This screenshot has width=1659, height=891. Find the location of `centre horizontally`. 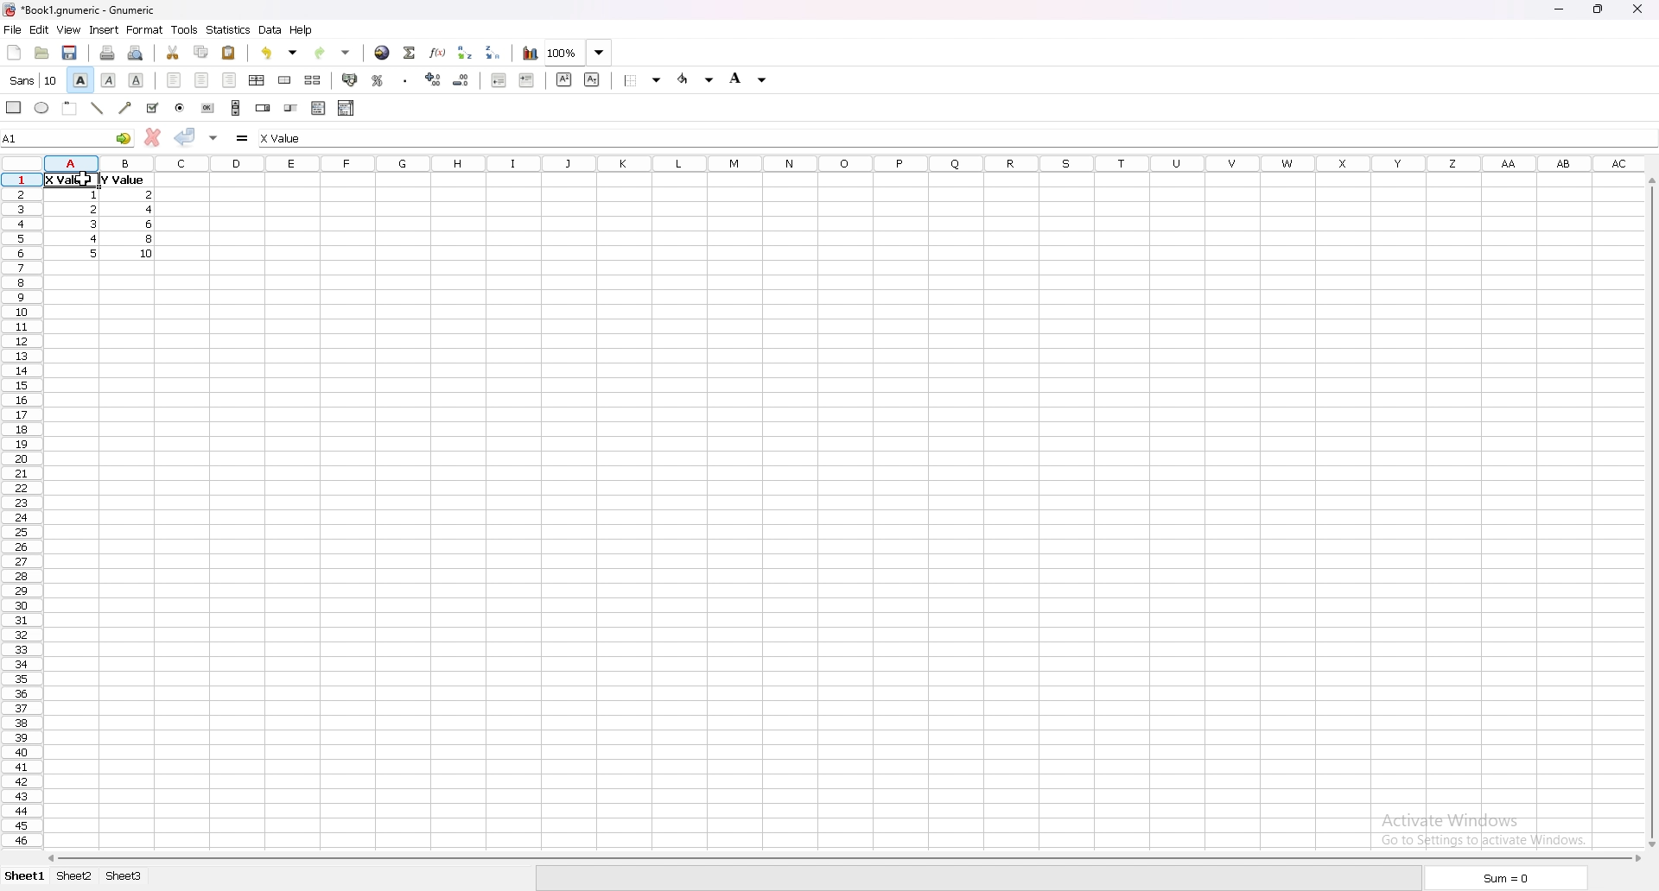

centre horizontally is located at coordinates (257, 79).